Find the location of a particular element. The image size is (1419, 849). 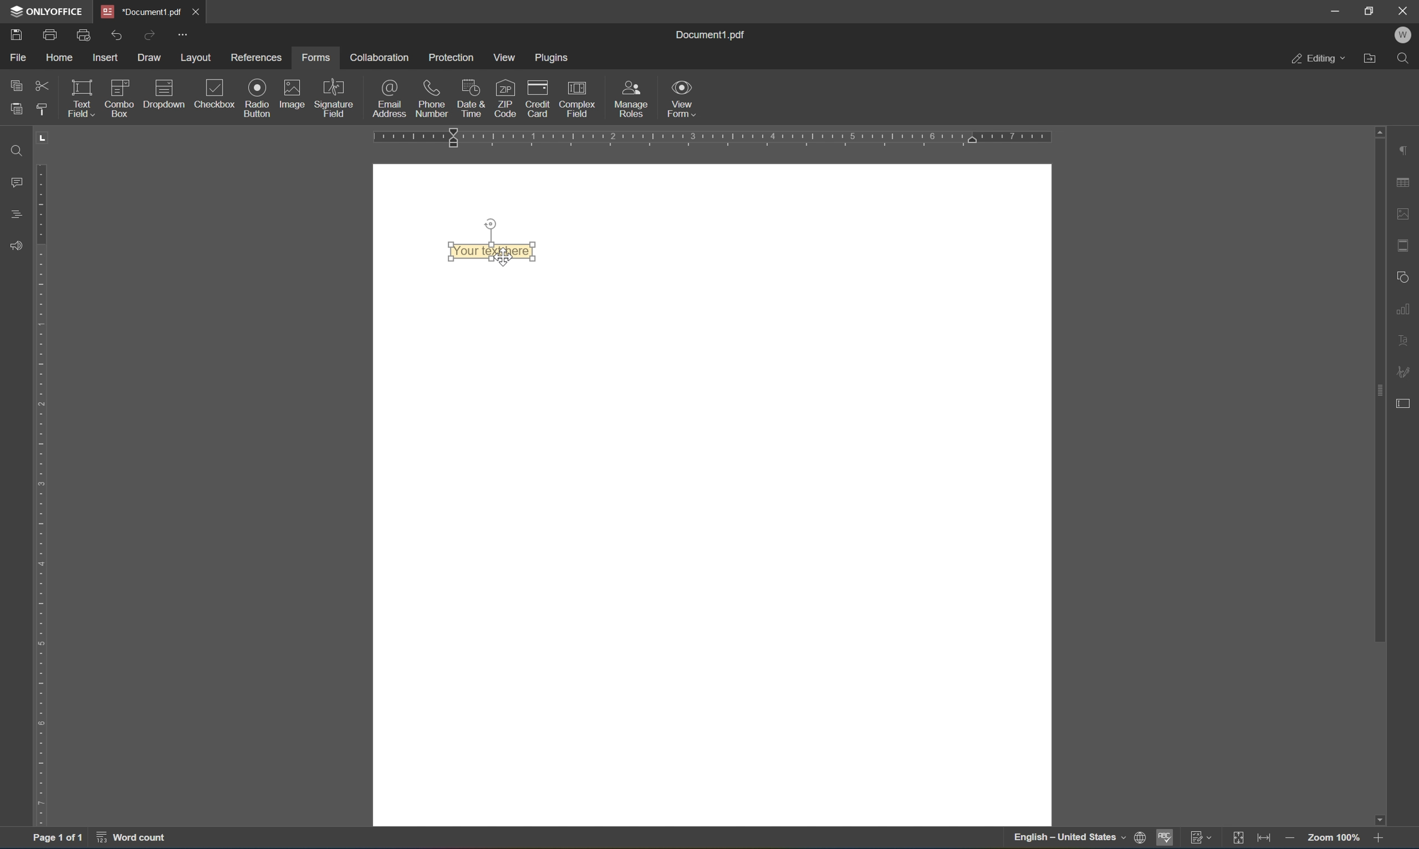

checkbox is located at coordinates (212, 93).